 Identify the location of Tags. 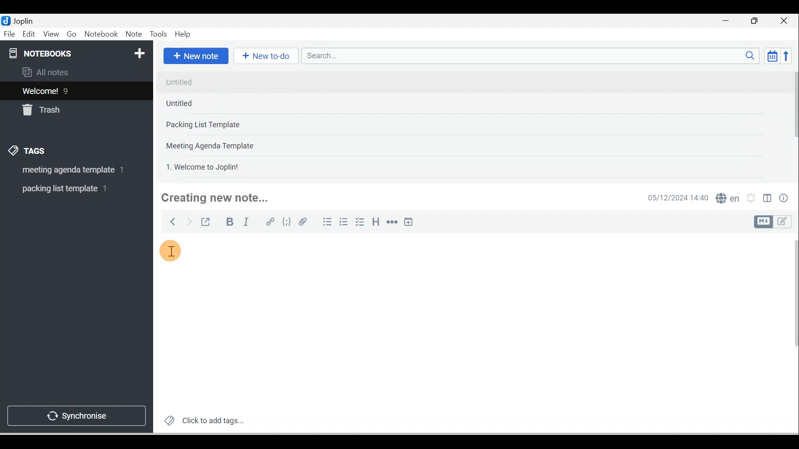
(30, 152).